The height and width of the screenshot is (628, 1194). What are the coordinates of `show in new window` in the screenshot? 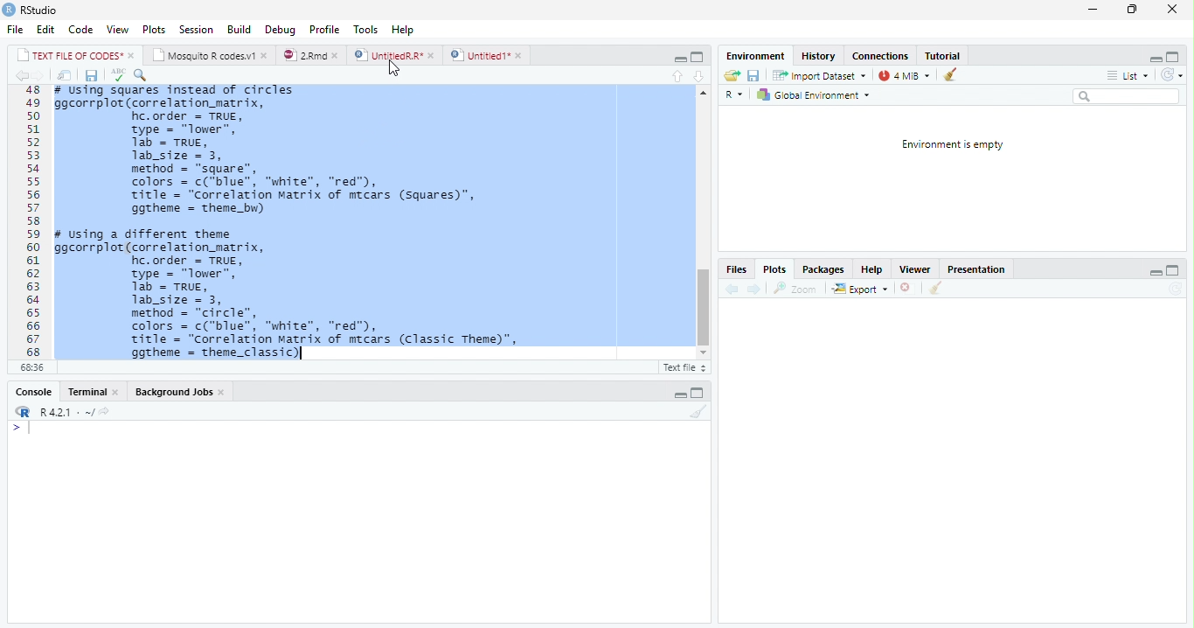 It's located at (65, 75).